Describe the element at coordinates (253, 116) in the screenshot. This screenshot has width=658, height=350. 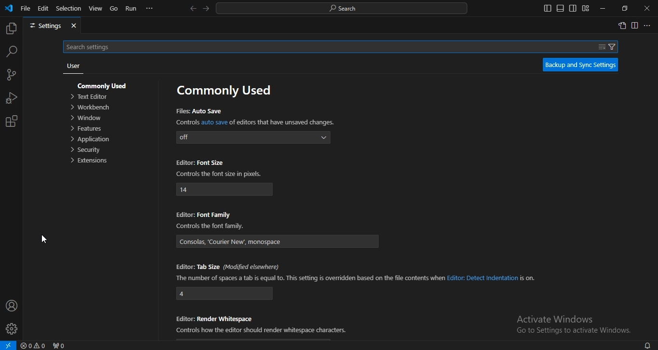
I see `Files: Auto Save
Controls auto save of editors that have unsaved changes.` at that location.